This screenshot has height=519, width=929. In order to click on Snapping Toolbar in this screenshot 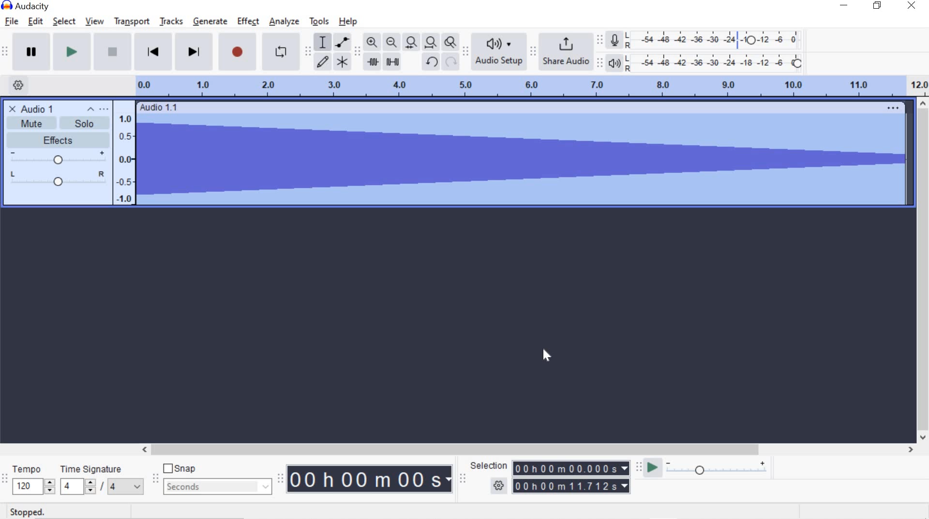, I will do `click(156, 479)`.